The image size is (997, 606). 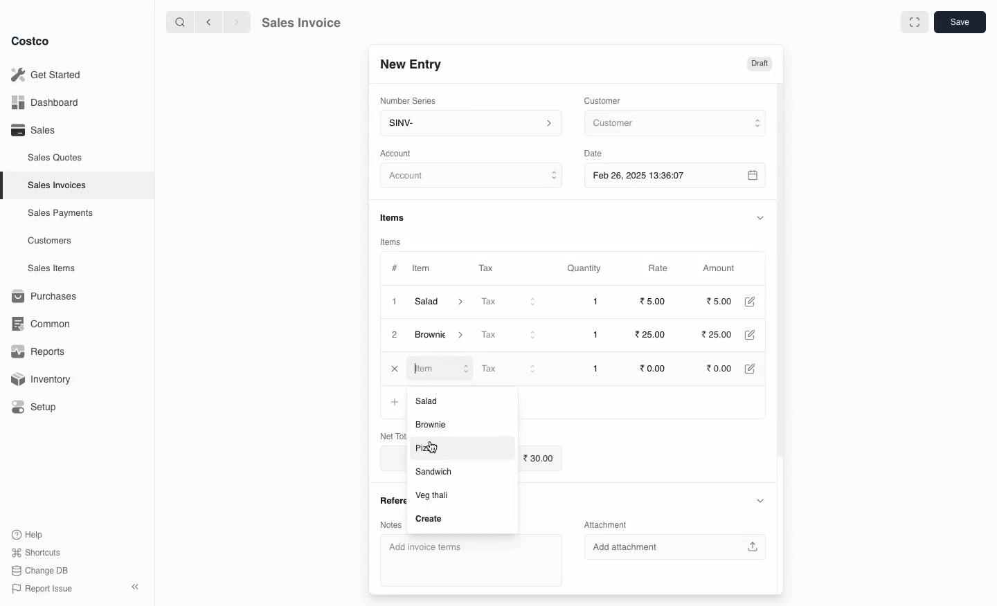 What do you see at coordinates (674, 124) in the screenshot?
I see `Customer` at bounding box center [674, 124].